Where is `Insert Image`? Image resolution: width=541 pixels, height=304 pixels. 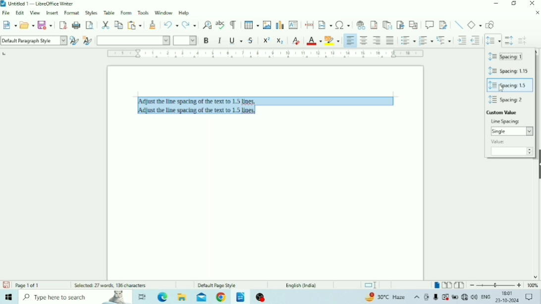
Insert Image is located at coordinates (267, 24).